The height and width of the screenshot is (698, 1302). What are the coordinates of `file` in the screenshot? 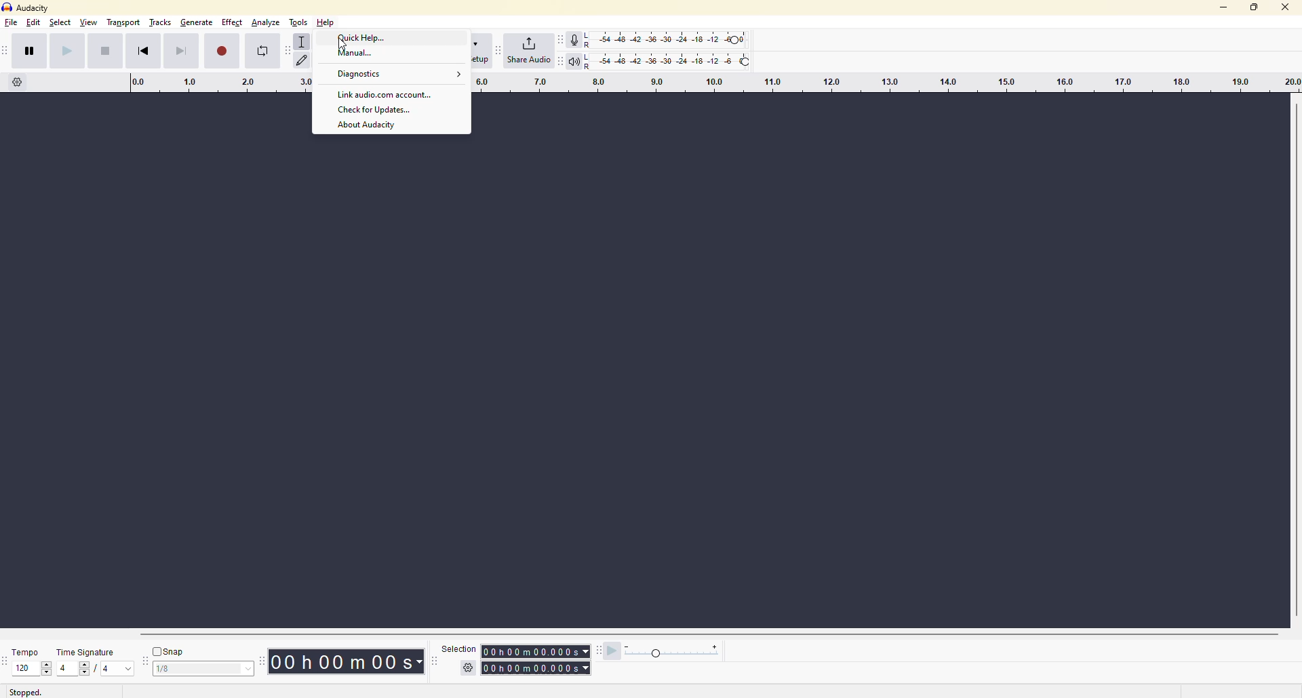 It's located at (11, 24).